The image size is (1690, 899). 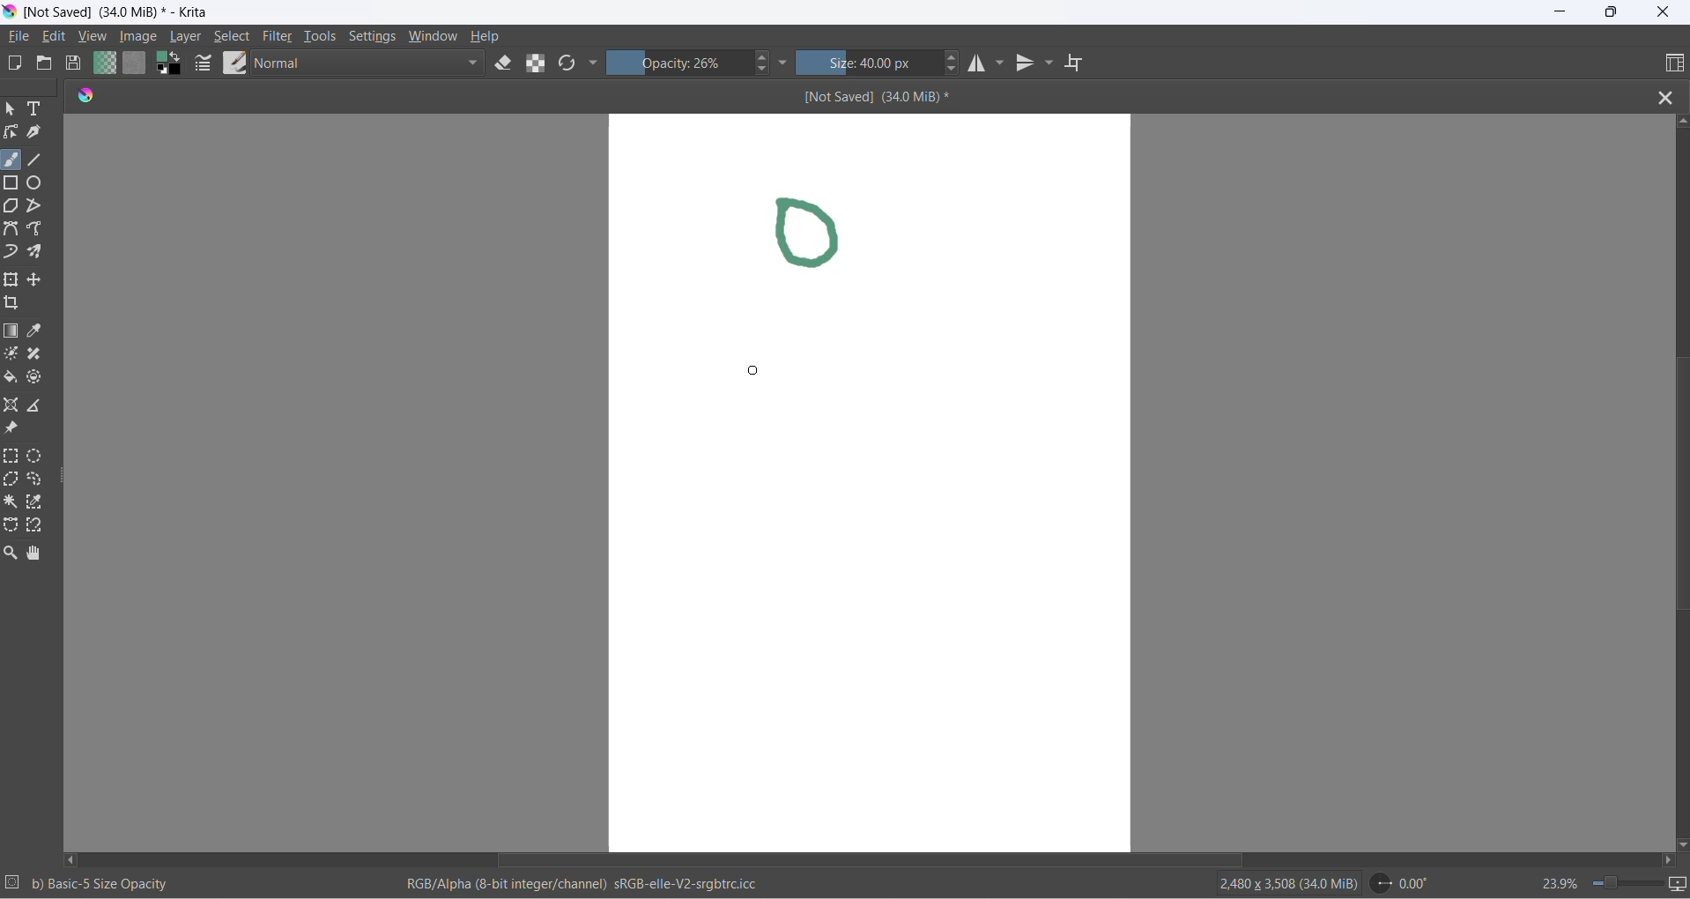 I want to click on horizontal scroll bar, so click(x=876, y=860).